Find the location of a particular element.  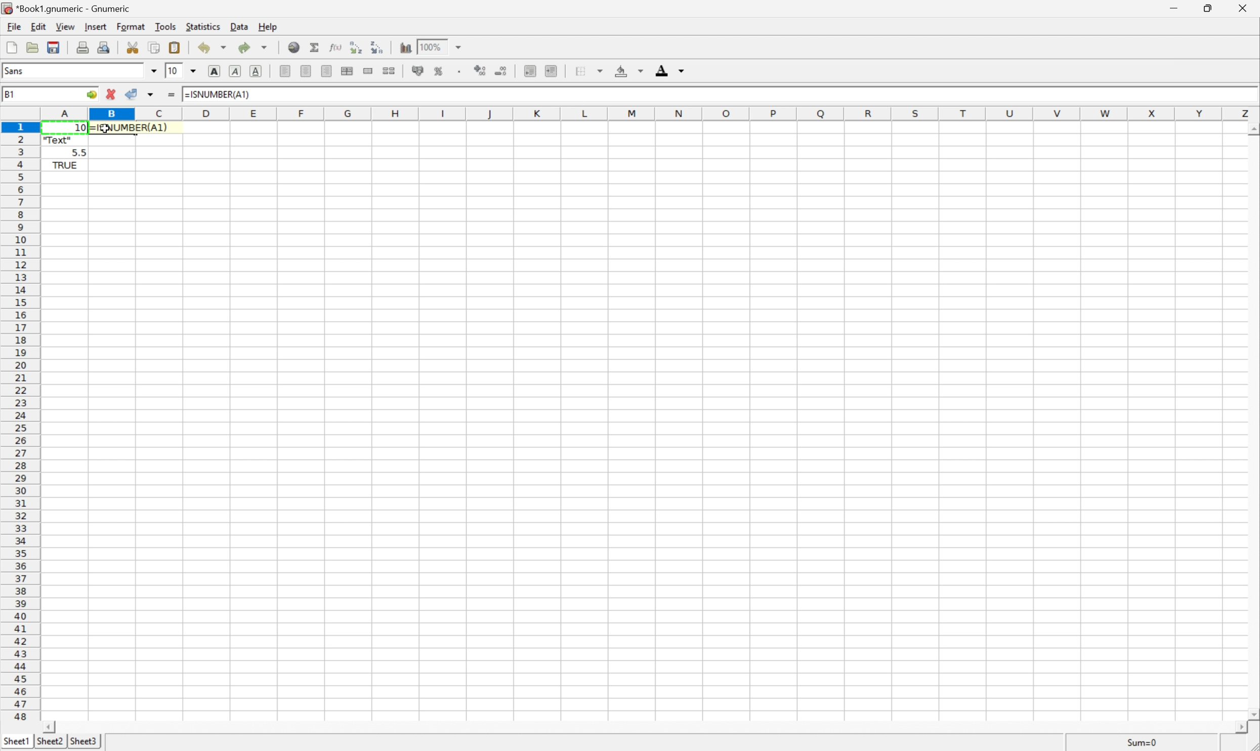

View is located at coordinates (65, 25).